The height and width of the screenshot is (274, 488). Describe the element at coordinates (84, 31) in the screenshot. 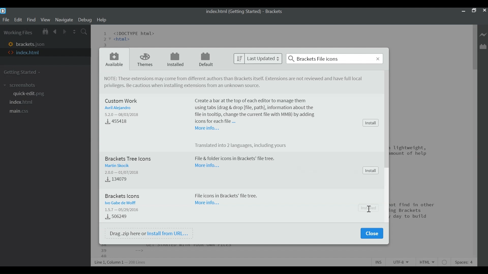

I see `Find In Files` at that location.